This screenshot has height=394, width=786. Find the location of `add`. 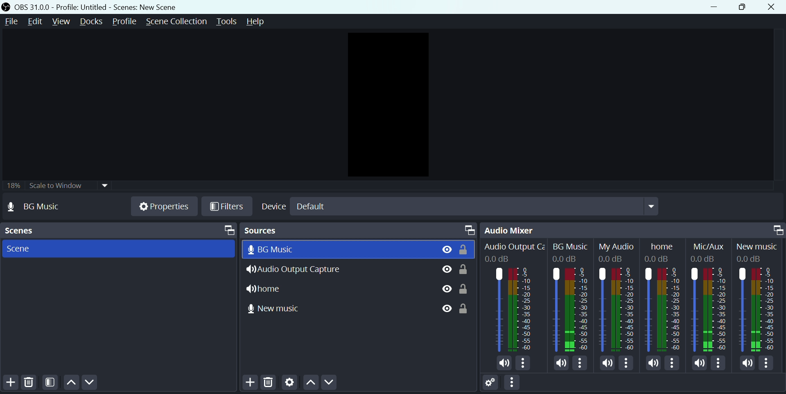

add is located at coordinates (248, 384).